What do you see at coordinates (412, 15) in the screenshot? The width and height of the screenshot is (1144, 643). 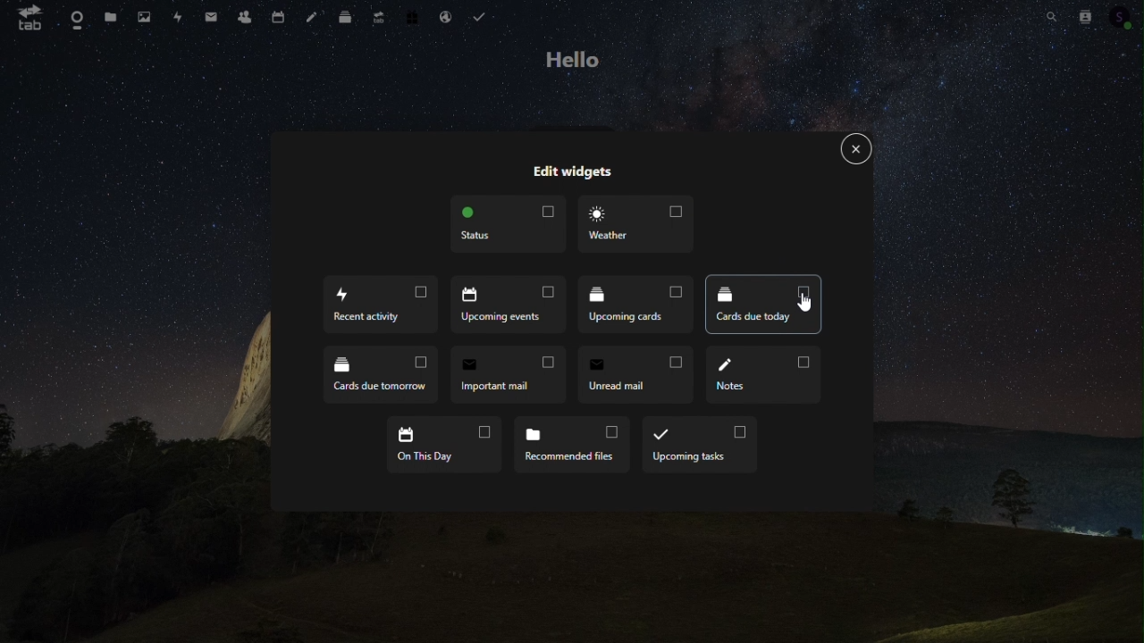 I see `Free trial` at bounding box center [412, 15].